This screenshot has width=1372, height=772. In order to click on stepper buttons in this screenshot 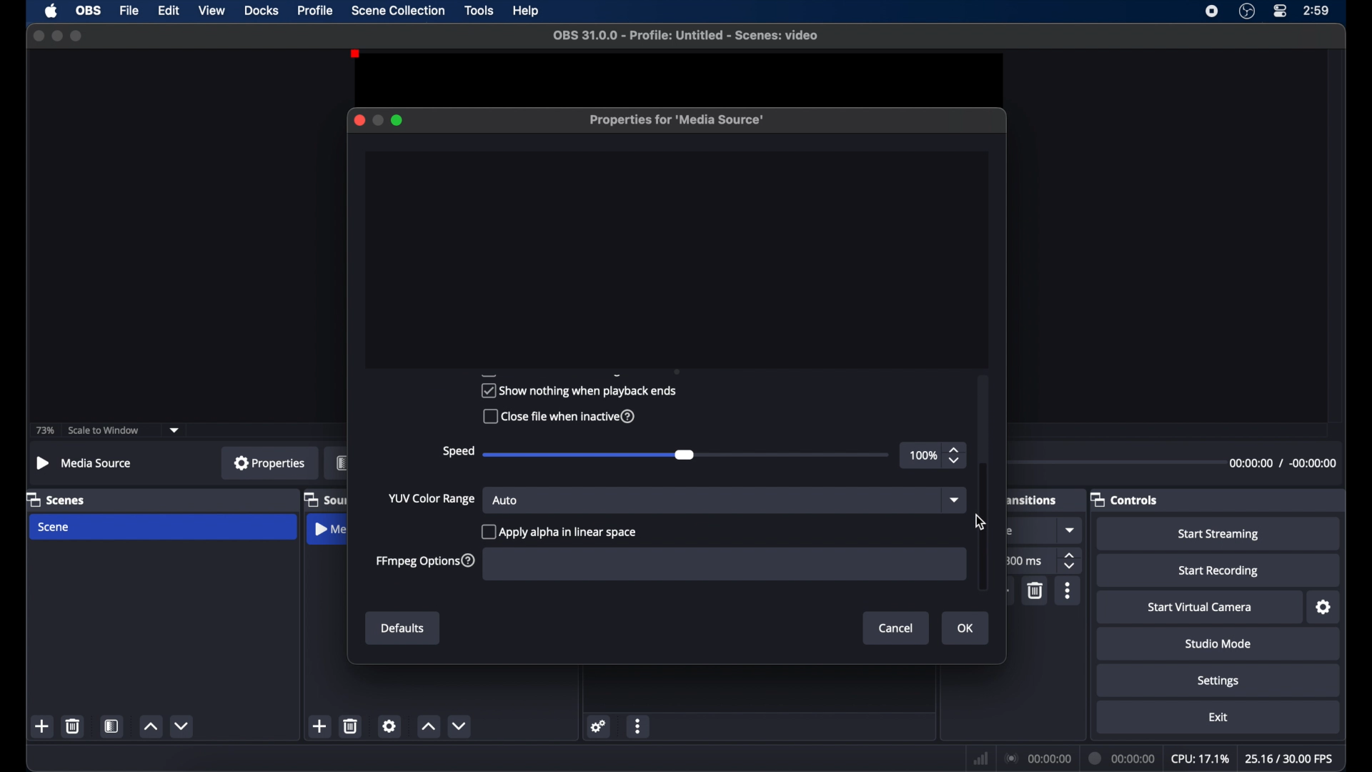, I will do `click(955, 455)`.